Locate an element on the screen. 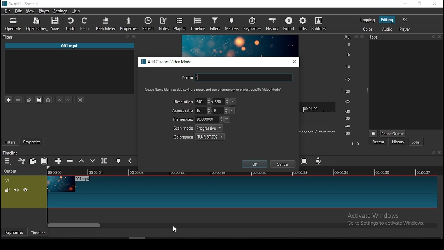 The height and width of the screenshot is (250, 444). create/edit marker is located at coordinates (118, 162).